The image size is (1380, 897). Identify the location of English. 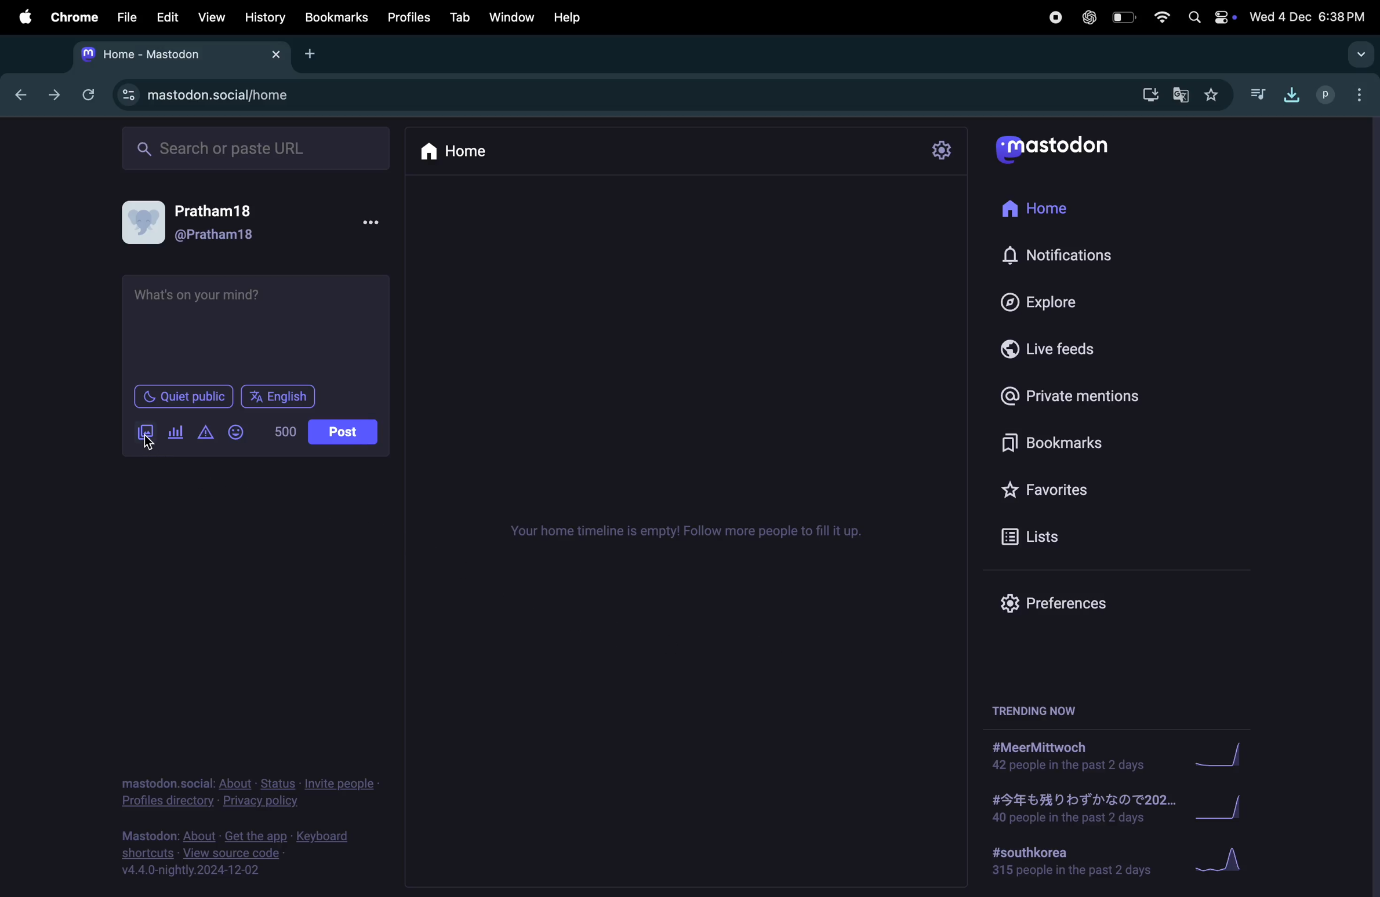
(277, 396).